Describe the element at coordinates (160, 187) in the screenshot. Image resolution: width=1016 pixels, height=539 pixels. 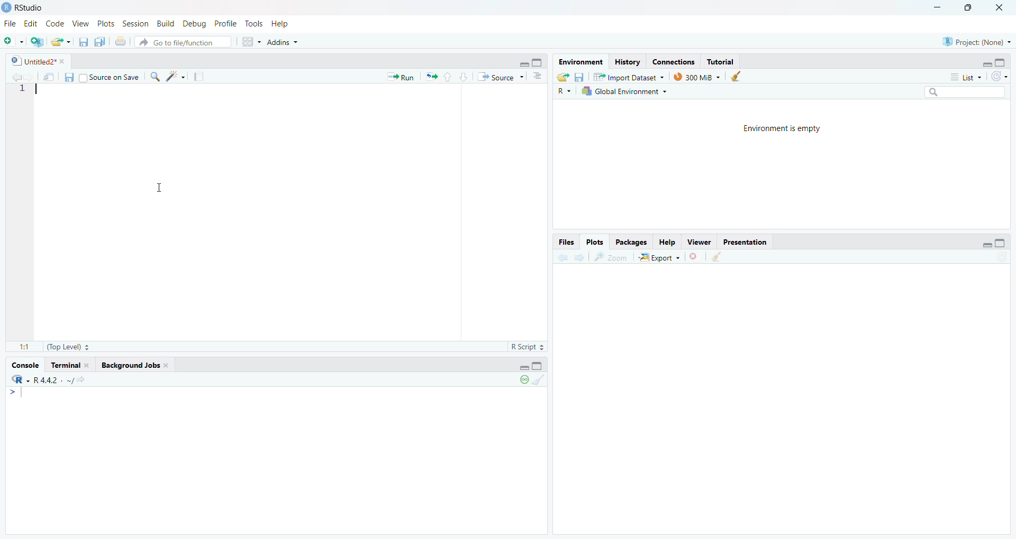
I see `cursor` at that location.